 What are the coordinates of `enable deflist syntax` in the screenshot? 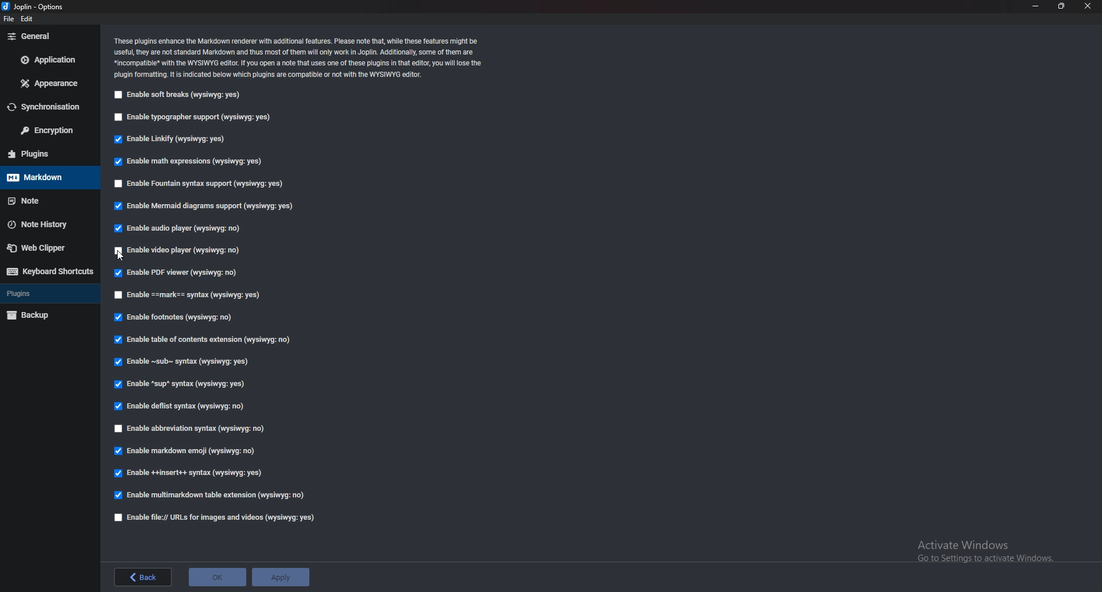 It's located at (179, 406).